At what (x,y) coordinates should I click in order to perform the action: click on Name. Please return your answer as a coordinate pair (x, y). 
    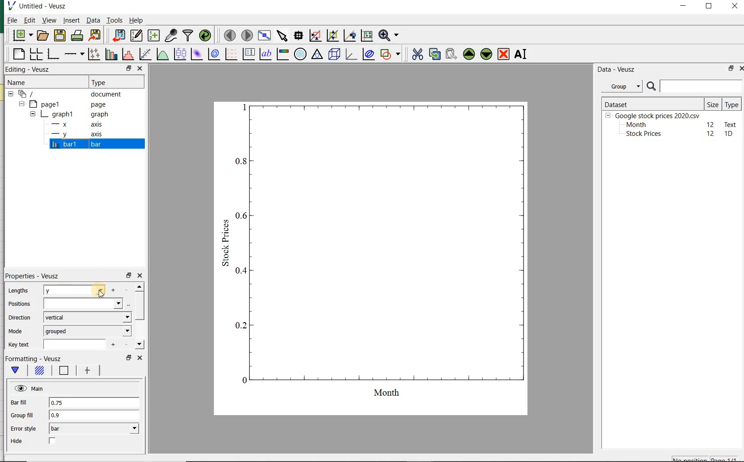
    Looking at the image, I should click on (23, 82).